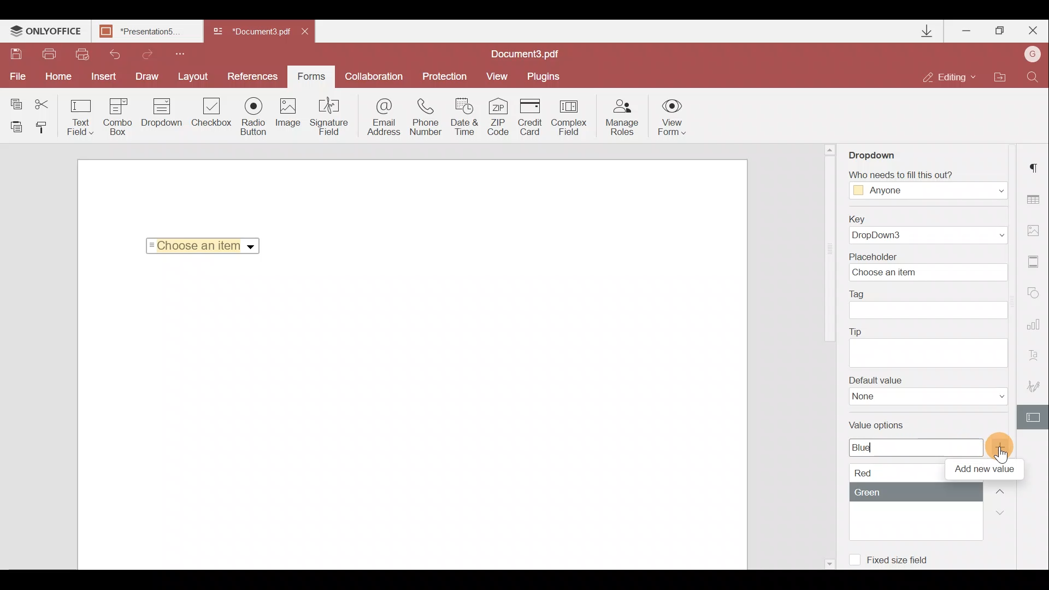 The height and width of the screenshot is (590, 1049). I want to click on Image, so click(291, 116).